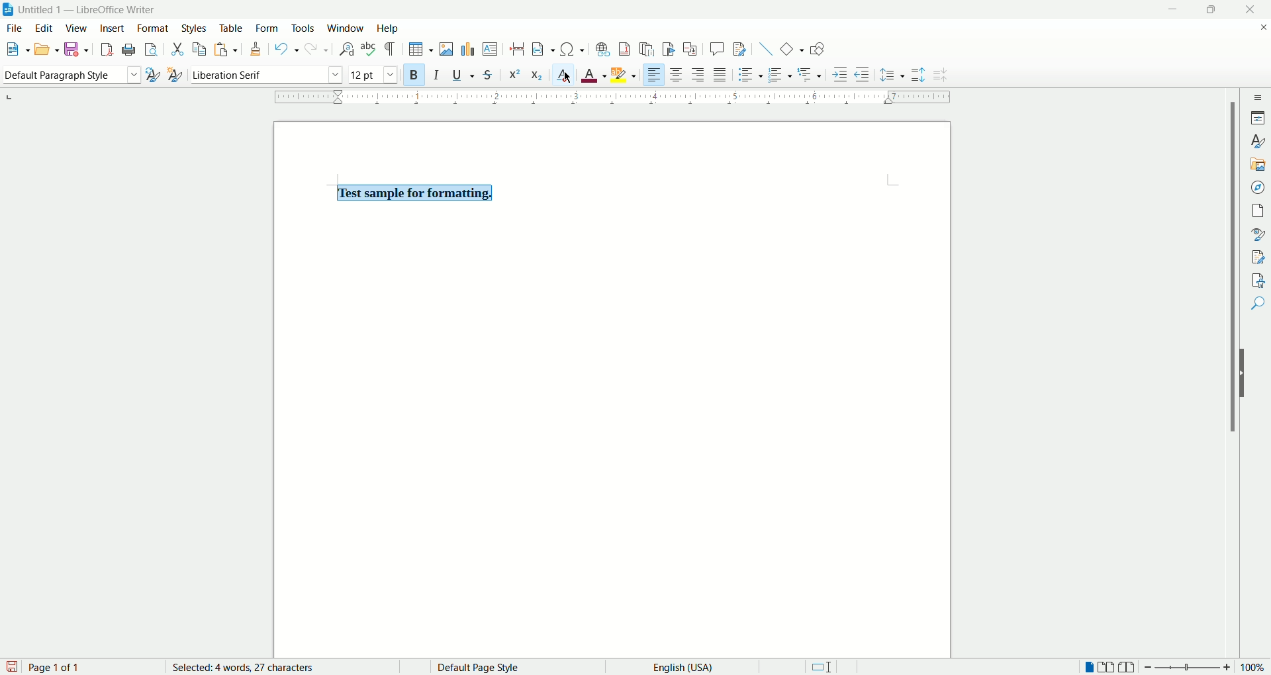 The width and height of the screenshot is (1271, 675). I want to click on insert field, so click(541, 50).